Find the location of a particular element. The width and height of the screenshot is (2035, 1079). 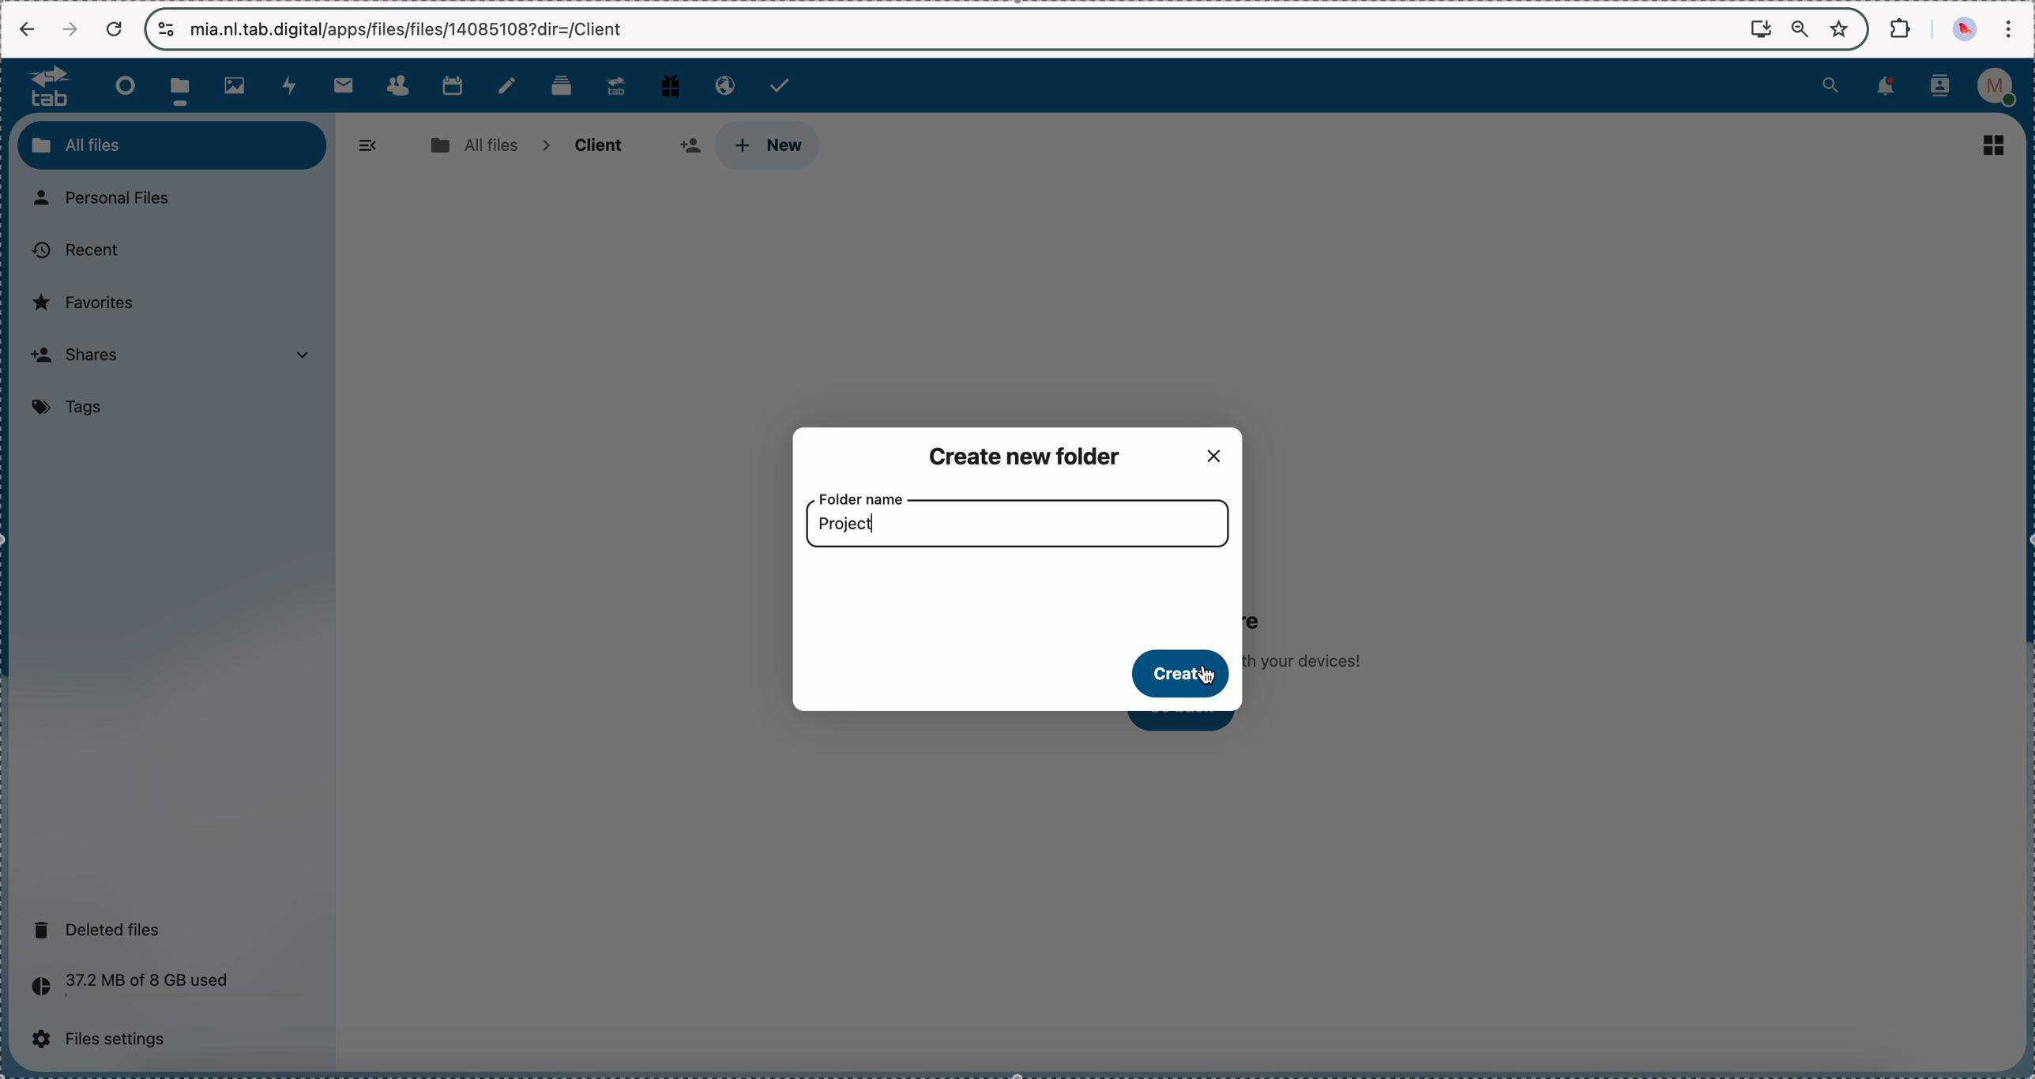

37.2 MB of 8 GB is located at coordinates (125, 989).